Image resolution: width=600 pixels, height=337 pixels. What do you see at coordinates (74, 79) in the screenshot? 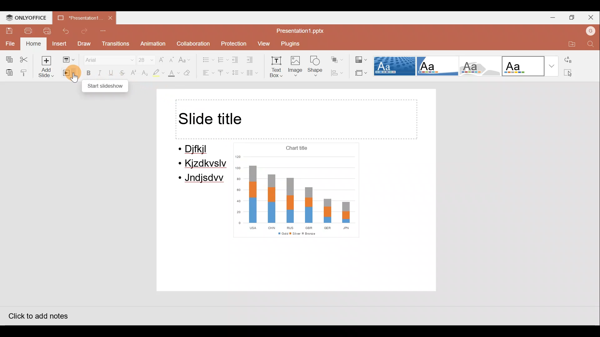
I see `cursor` at bounding box center [74, 79].